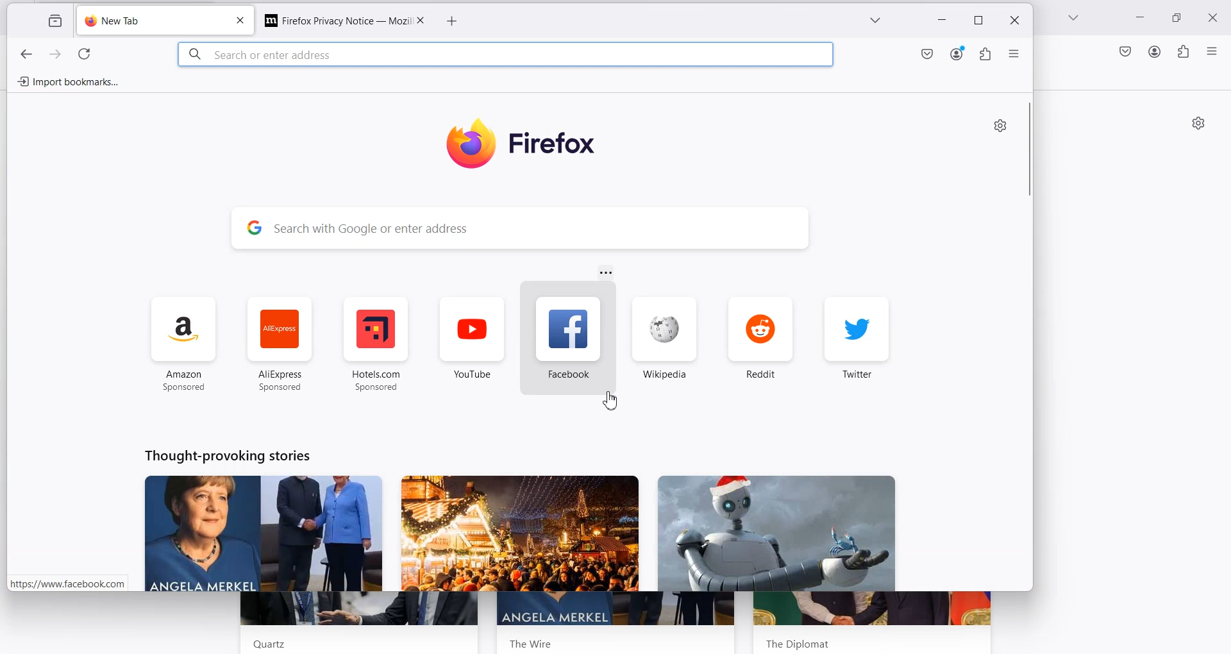  I want to click on | https://www.facebook.com, so click(65, 583).